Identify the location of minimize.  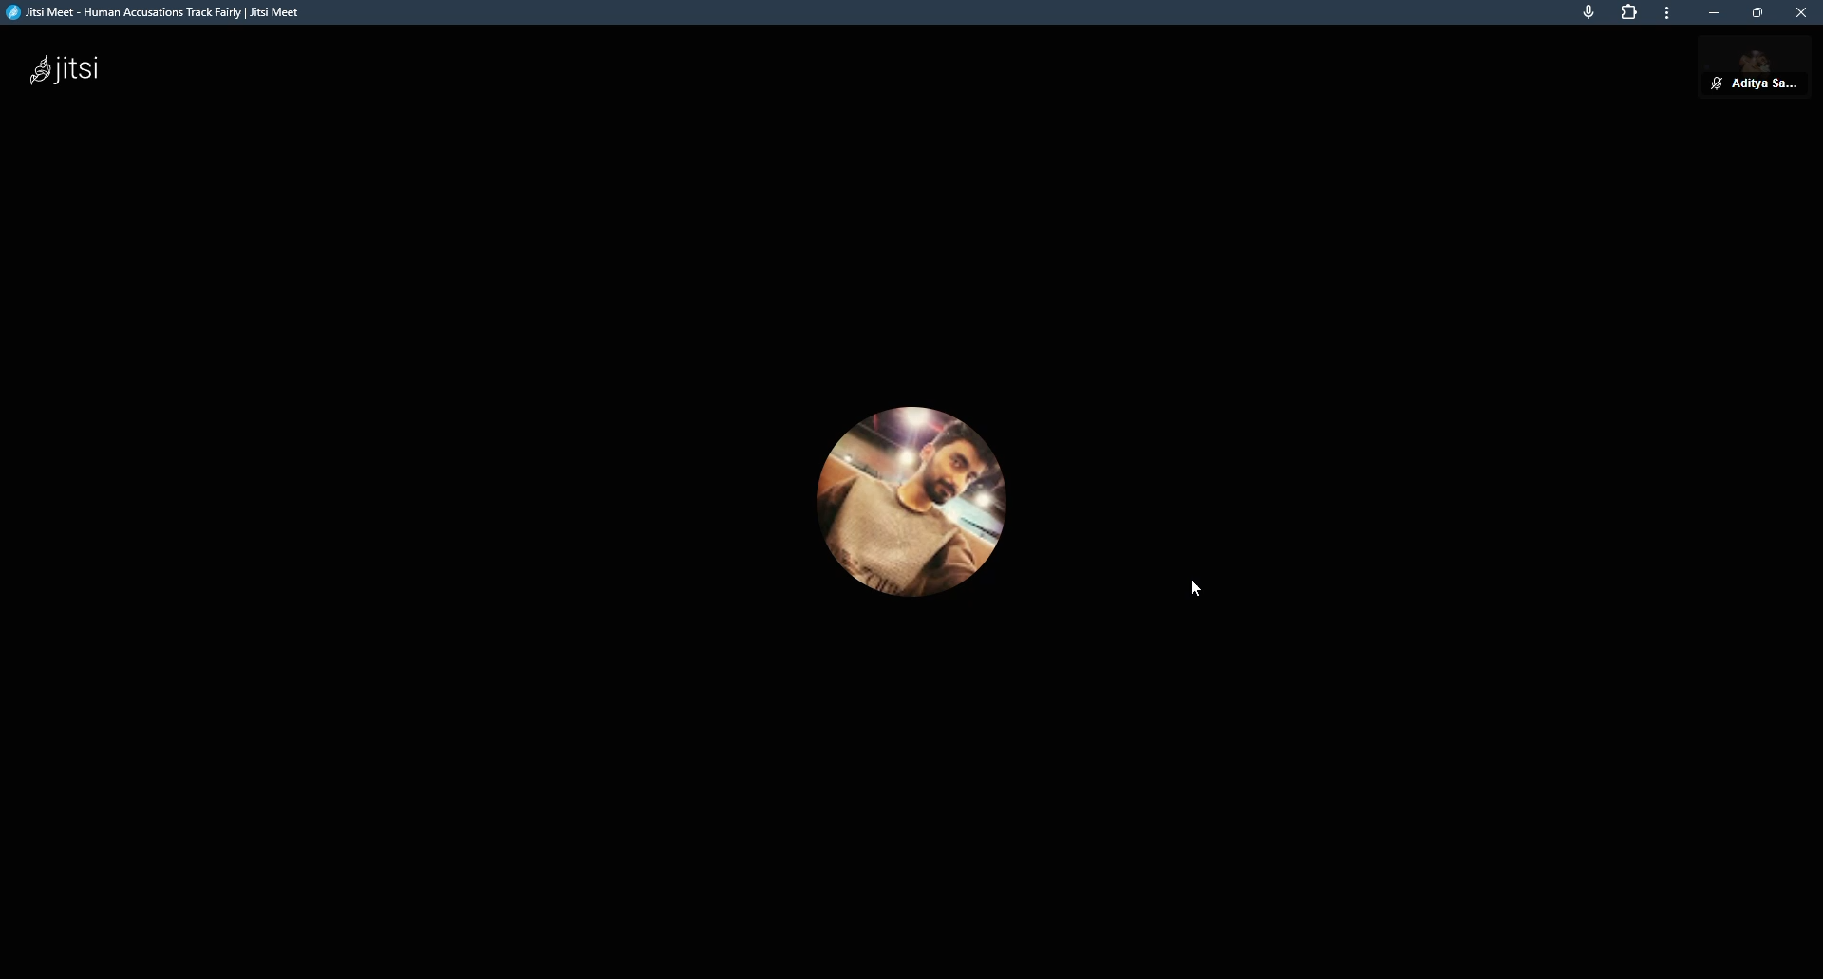
(1713, 12).